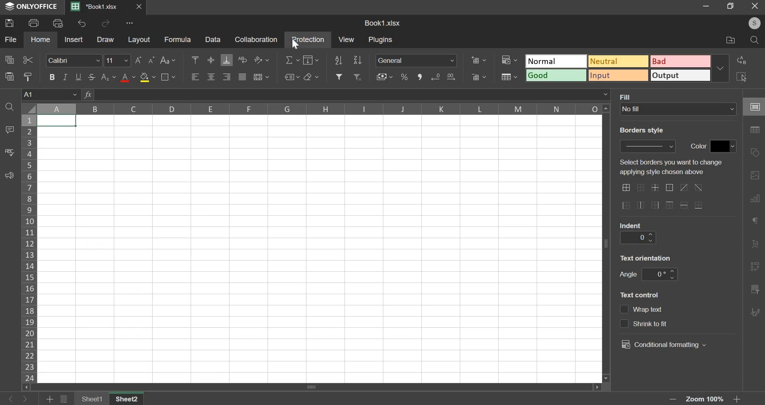  Describe the element at coordinates (57, 121) in the screenshot. I see `selected cell` at that location.